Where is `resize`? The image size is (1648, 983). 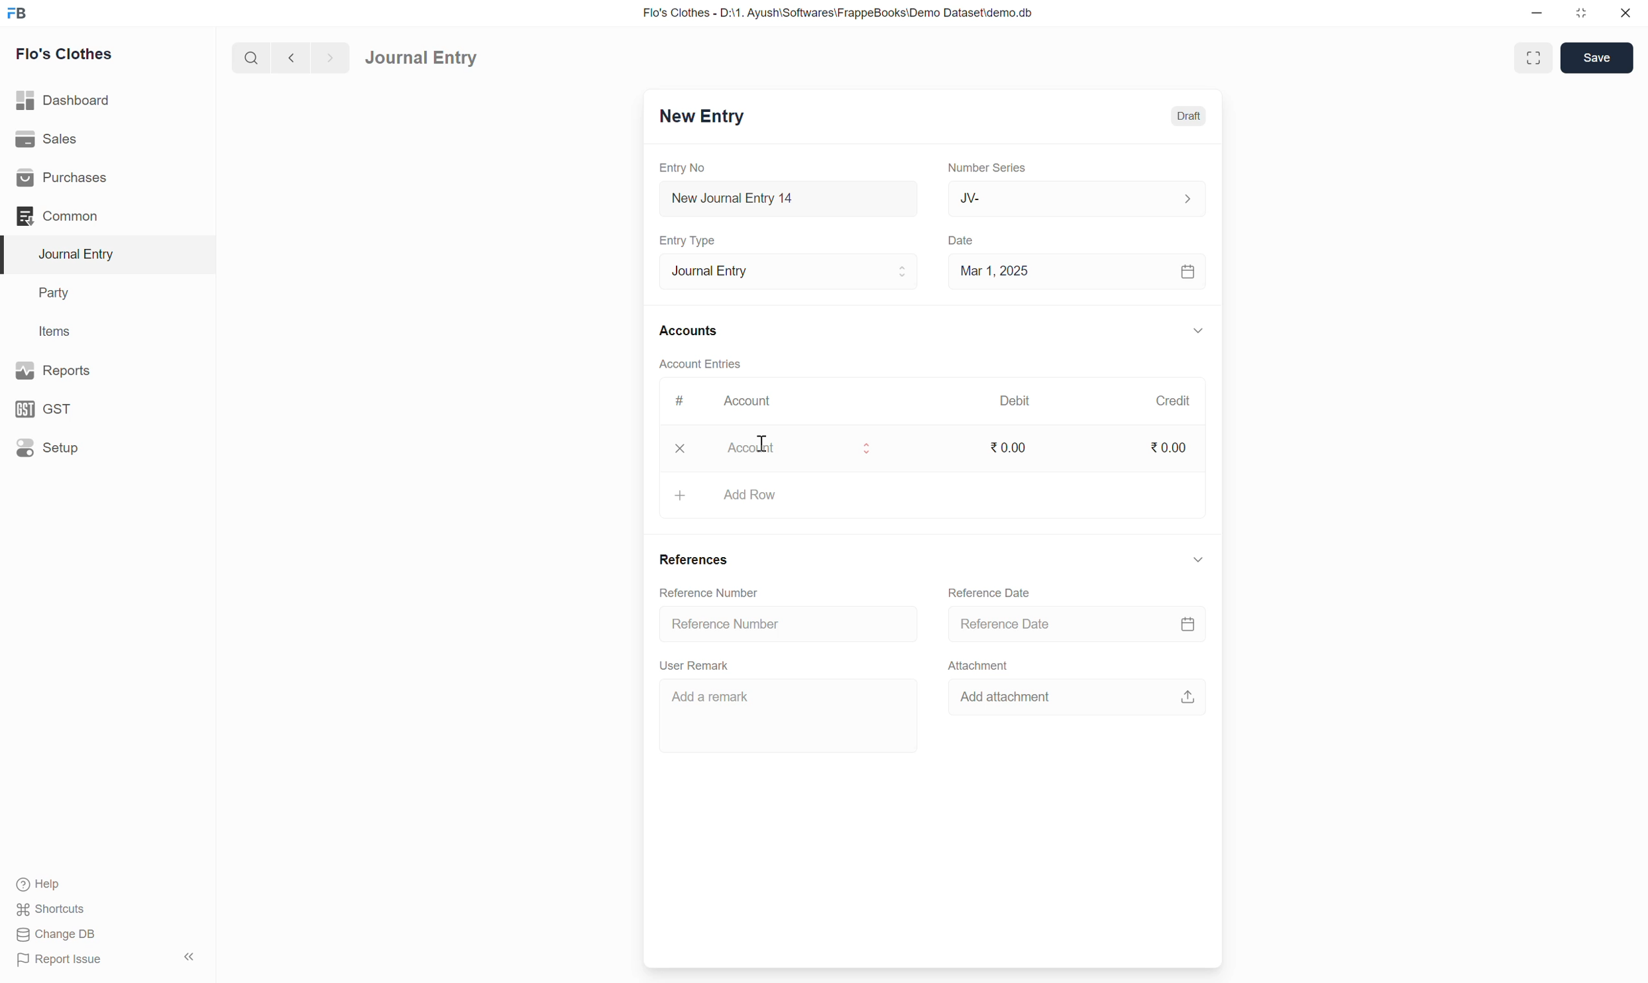
resize is located at coordinates (1579, 13).